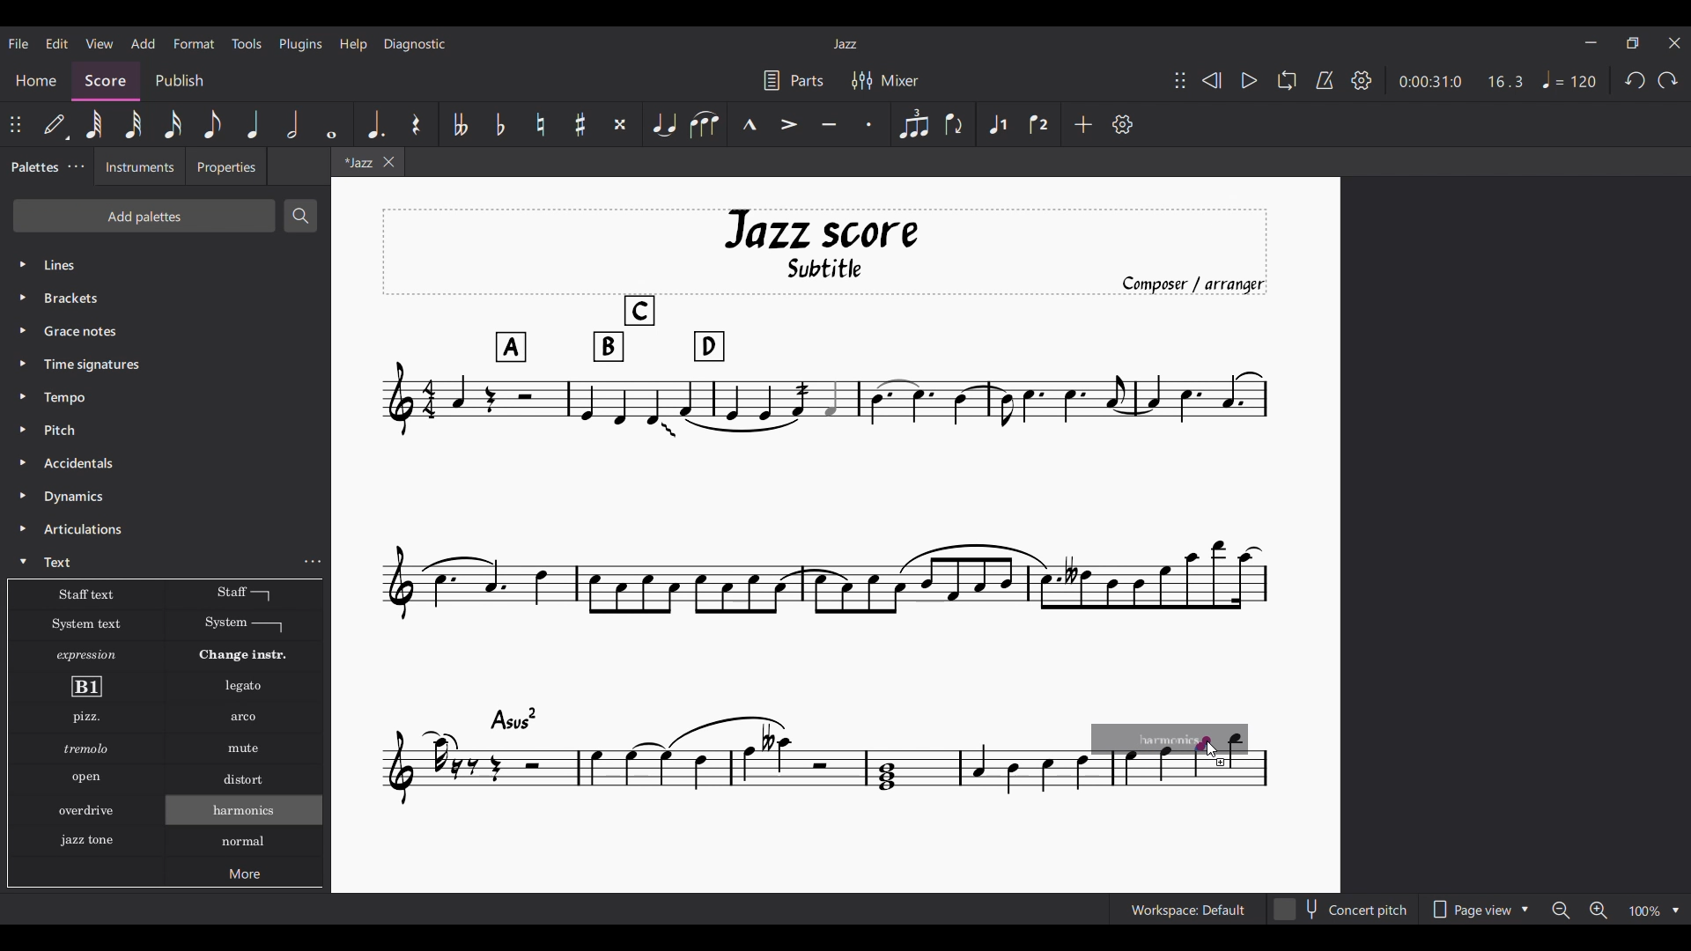  Describe the element at coordinates (997, 124) in the screenshot. I see `Voice 1` at that location.